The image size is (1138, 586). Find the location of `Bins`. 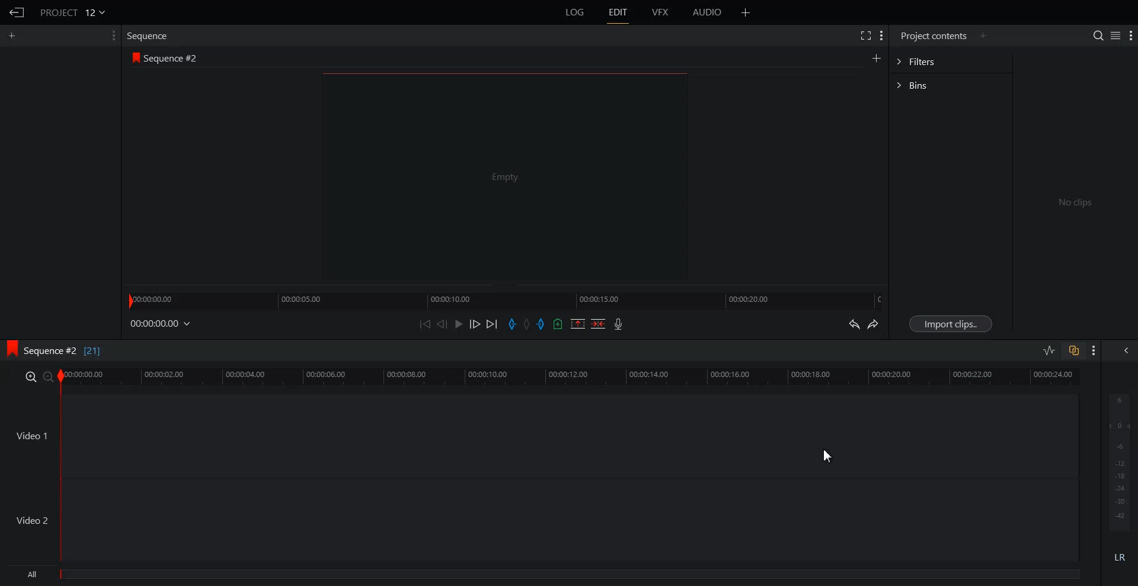

Bins is located at coordinates (951, 84).